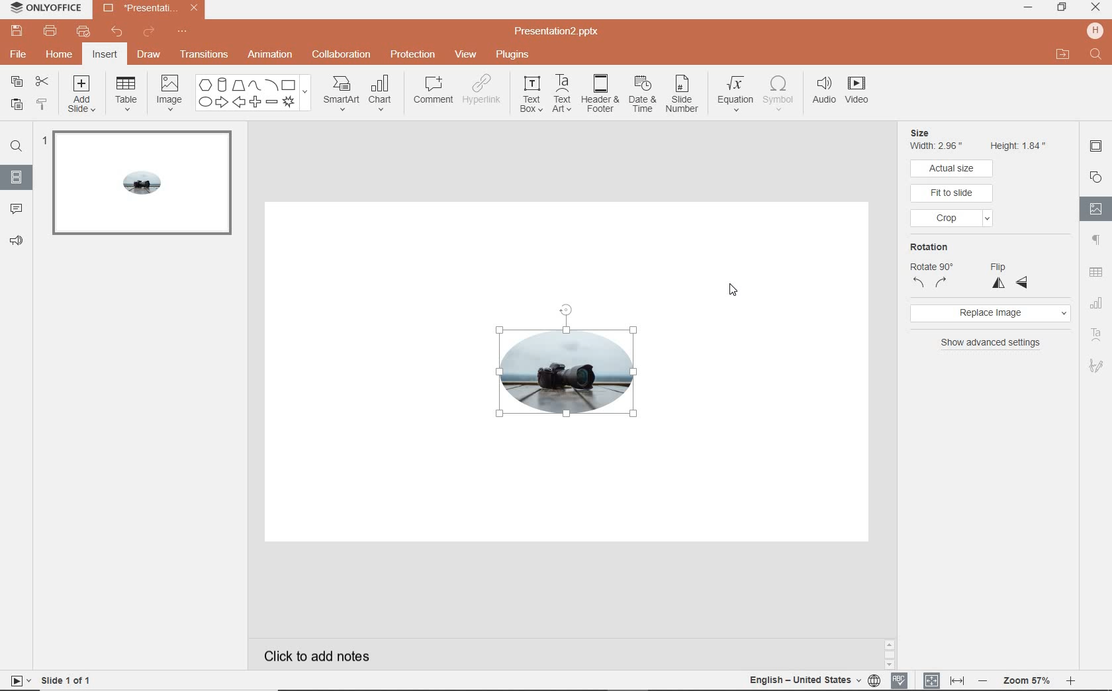  What do you see at coordinates (1095, 176) in the screenshot?
I see `shapes` at bounding box center [1095, 176].